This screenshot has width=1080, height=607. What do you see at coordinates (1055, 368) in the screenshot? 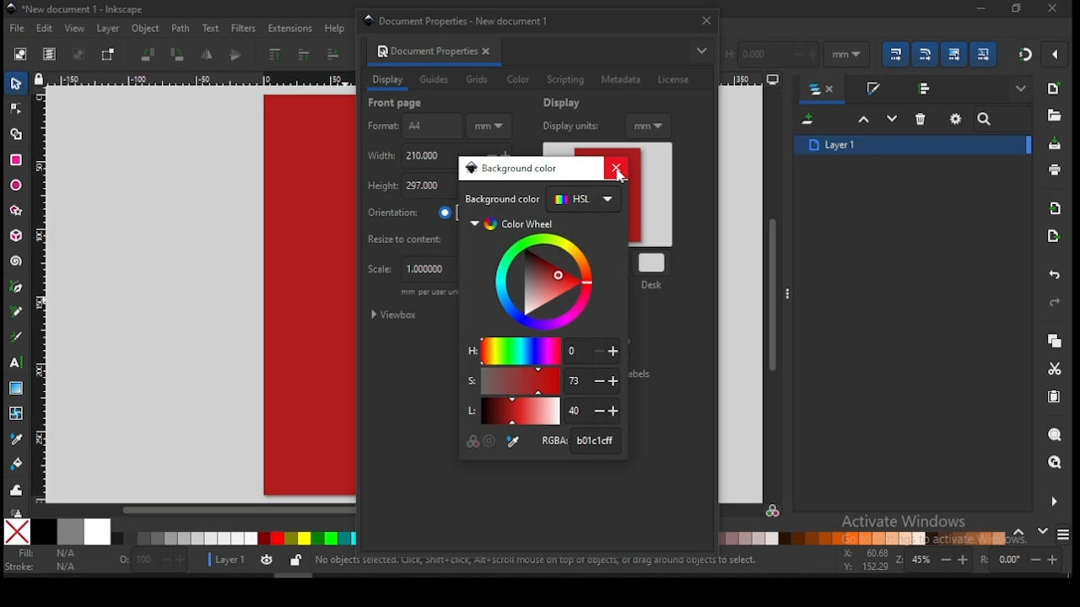
I see `cut` at bounding box center [1055, 368].